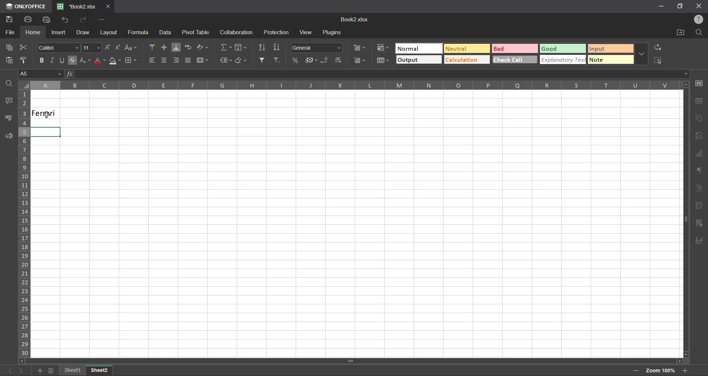 The image size is (708, 376). What do you see at coordinates (562, 60) in the screenshot?
I see `explanatory text` at bounding box center [562, 60].